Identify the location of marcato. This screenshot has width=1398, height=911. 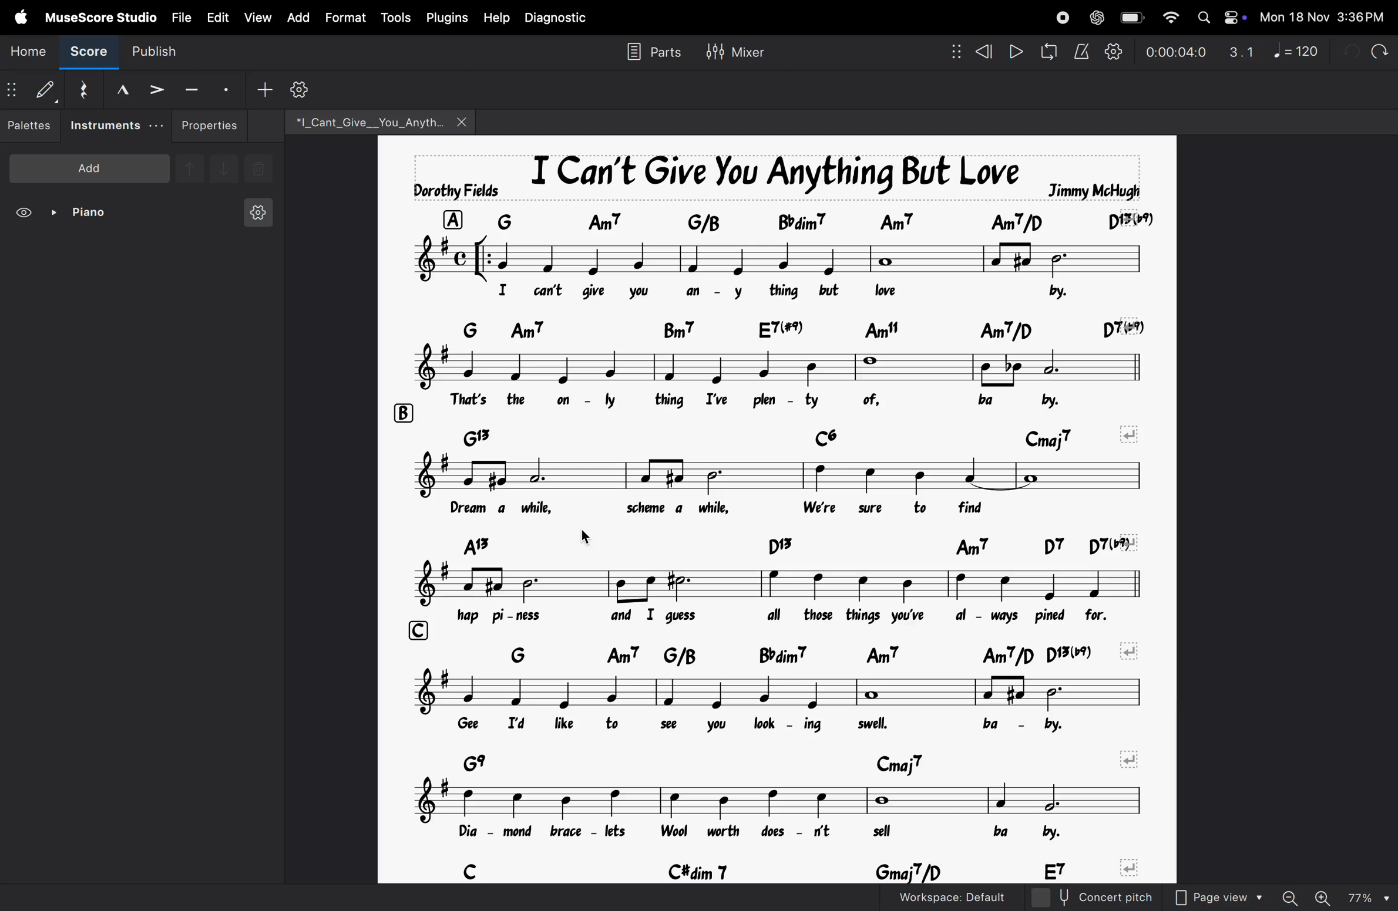
(123, 91).